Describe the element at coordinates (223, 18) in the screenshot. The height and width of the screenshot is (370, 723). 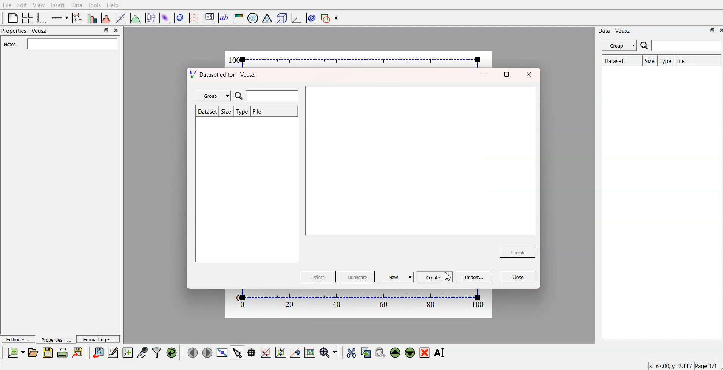
I see `text label` at that location.